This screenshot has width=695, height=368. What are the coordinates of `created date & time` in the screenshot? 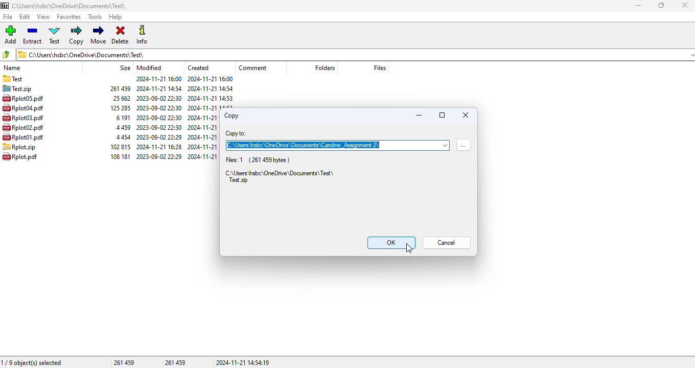 It's located at (203, 137).